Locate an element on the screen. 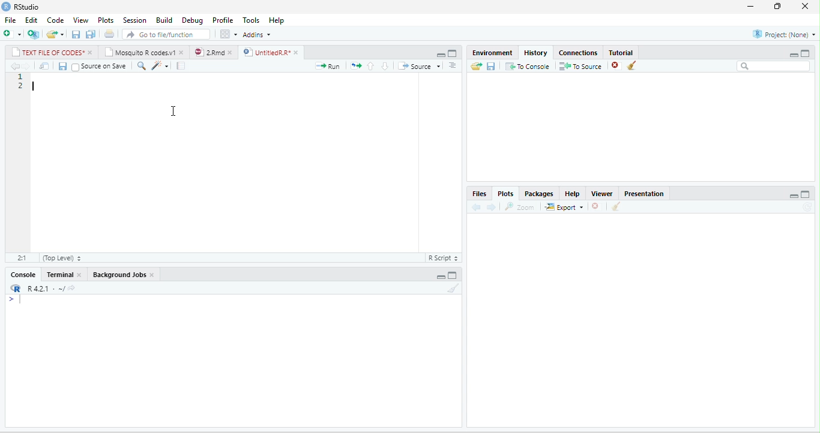 The width and height of the screenshot is (820, 433). 2:1 is located at coordinates (22, 258).